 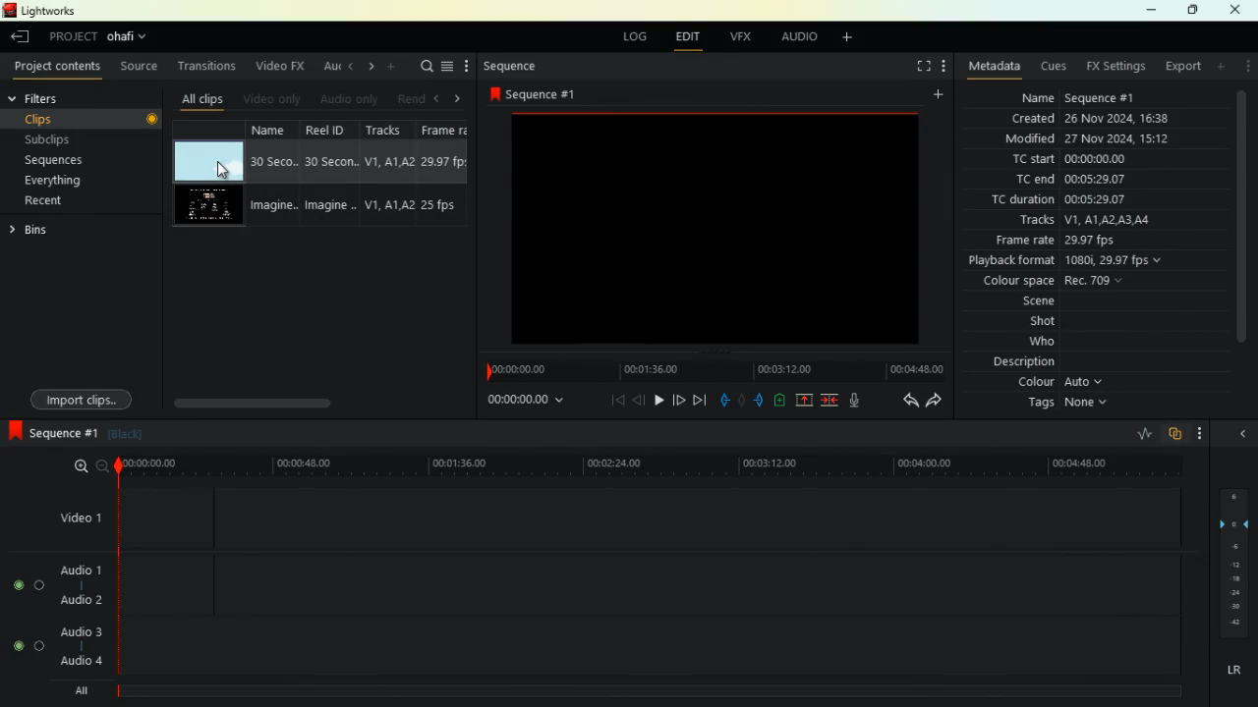 I want to click on merge, so click(x=830, y=402).